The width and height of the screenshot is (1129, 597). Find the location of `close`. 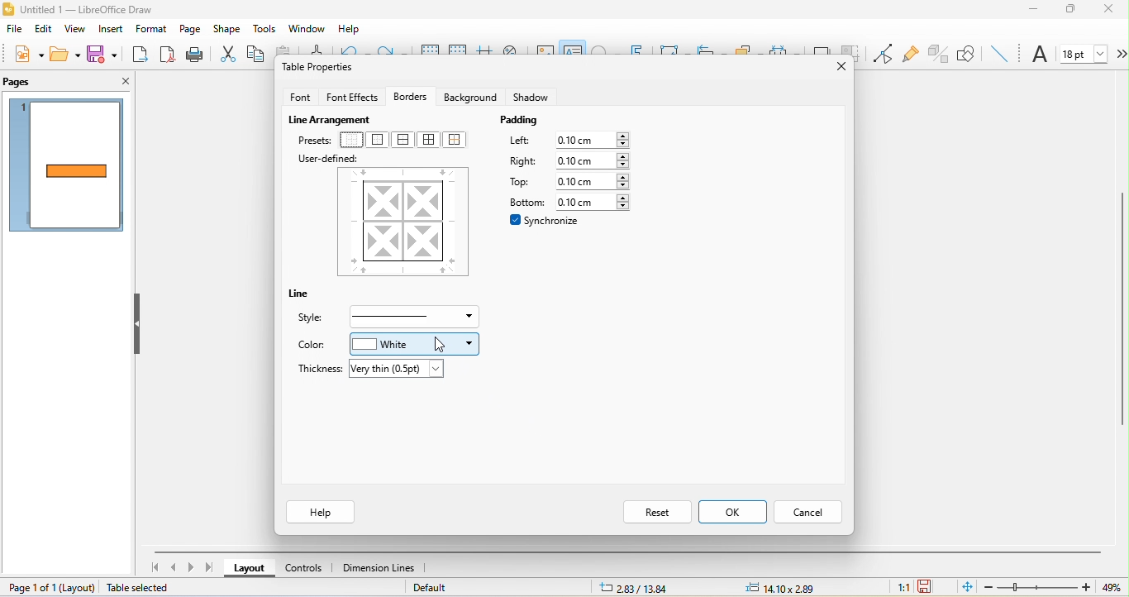

close is located at coordinates (836, 64).